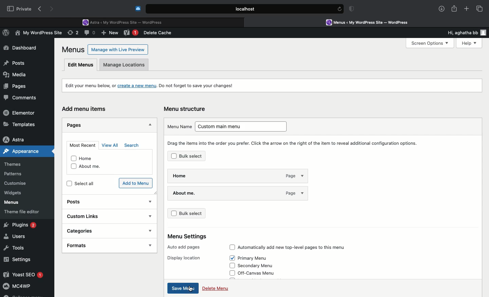  What do you see at coordinates (137, 183) in the screenshot?
I see `Add to menu` at bounding box center [137, 183].